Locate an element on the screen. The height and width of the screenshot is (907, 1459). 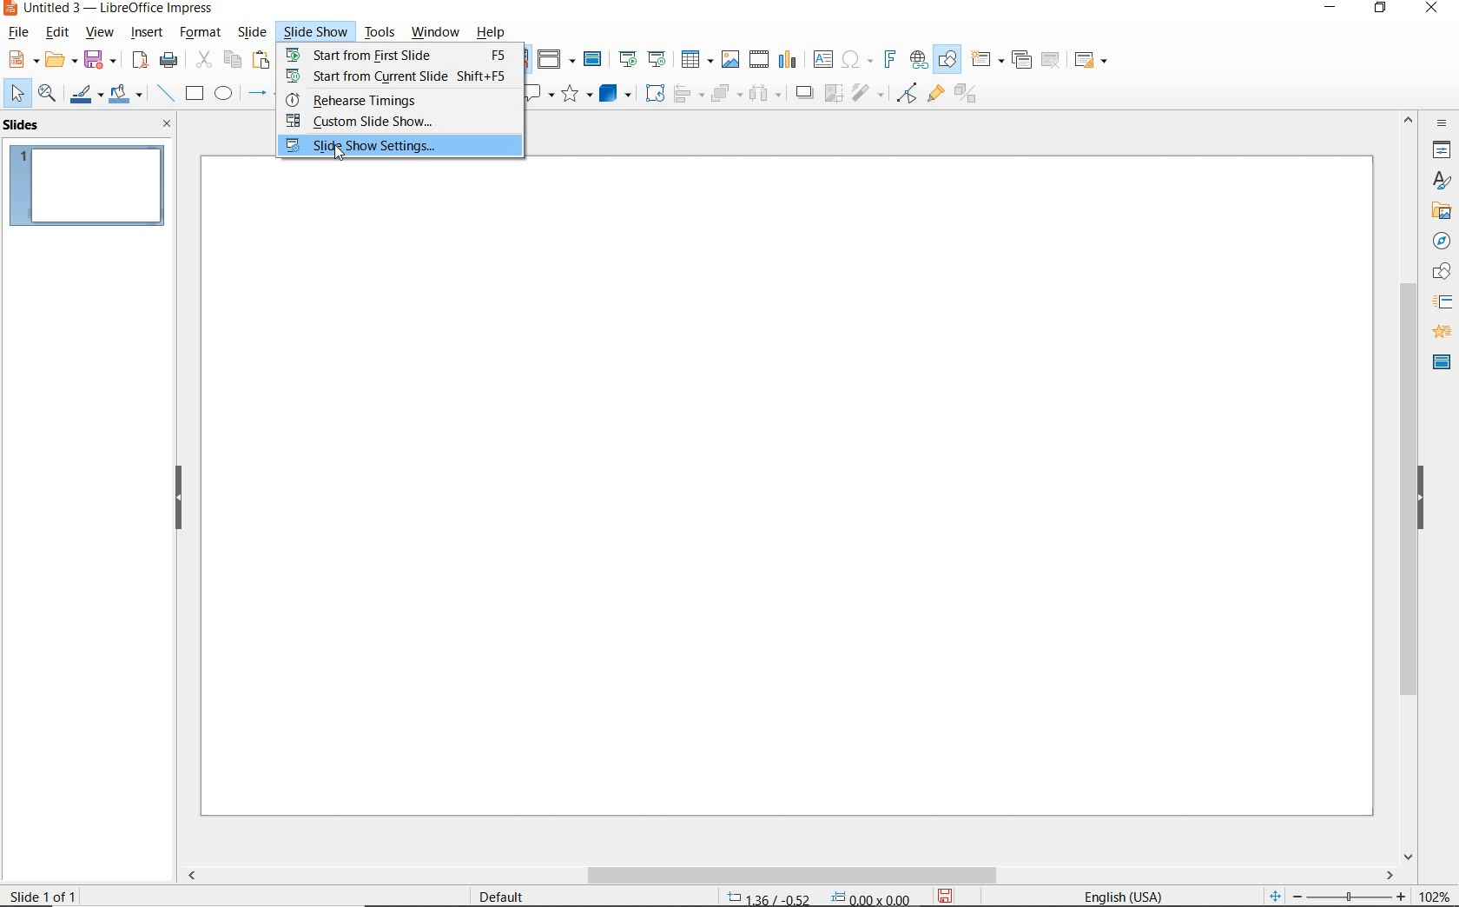
FILL COLOR is located at coordinates (125, 96).